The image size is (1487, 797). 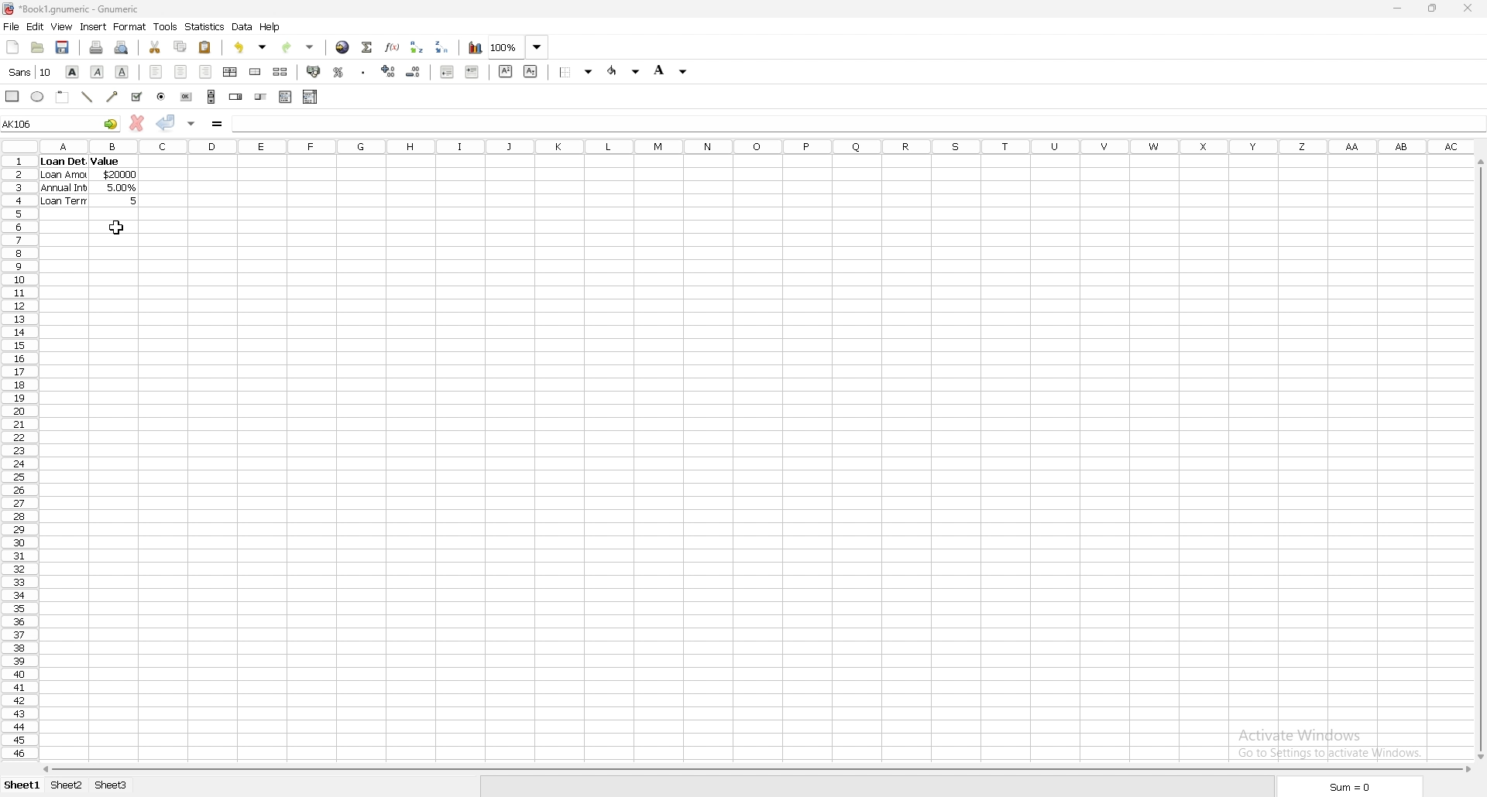 What do you see at coordinates (112, 786) in the screenshot?
I see `sheet 3` at bounding box center [112, 786].